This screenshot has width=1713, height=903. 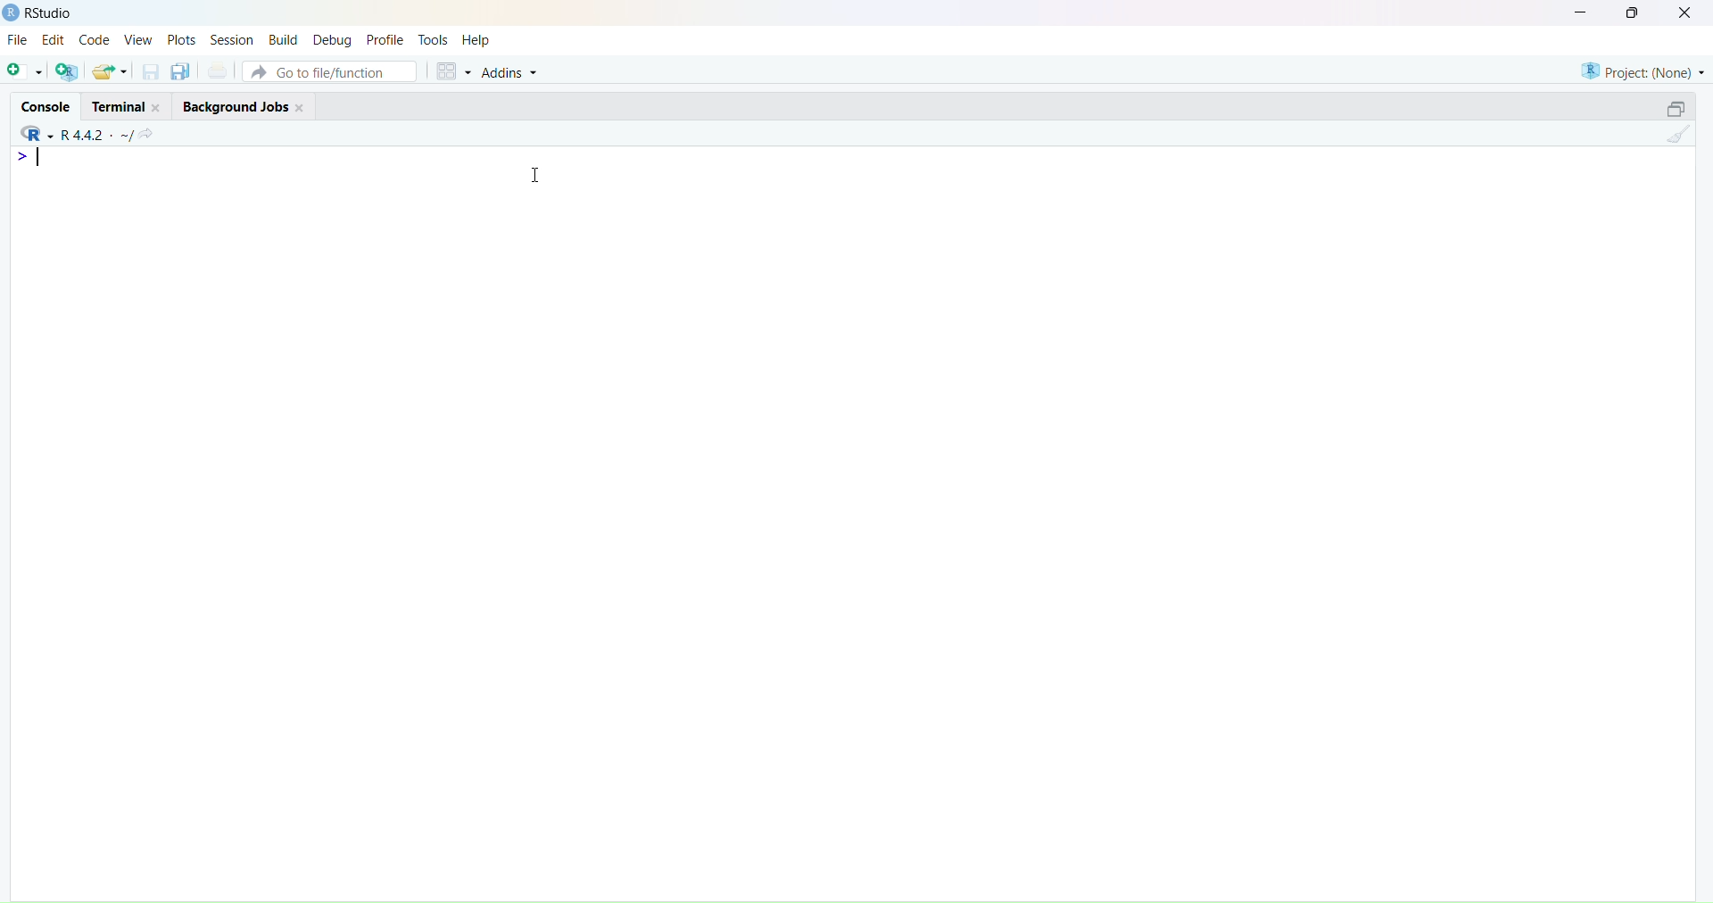 What do you see at coordinates (331, 71) in the screenshot?
I see `Go to file/function` at bounding box center [331, 71].